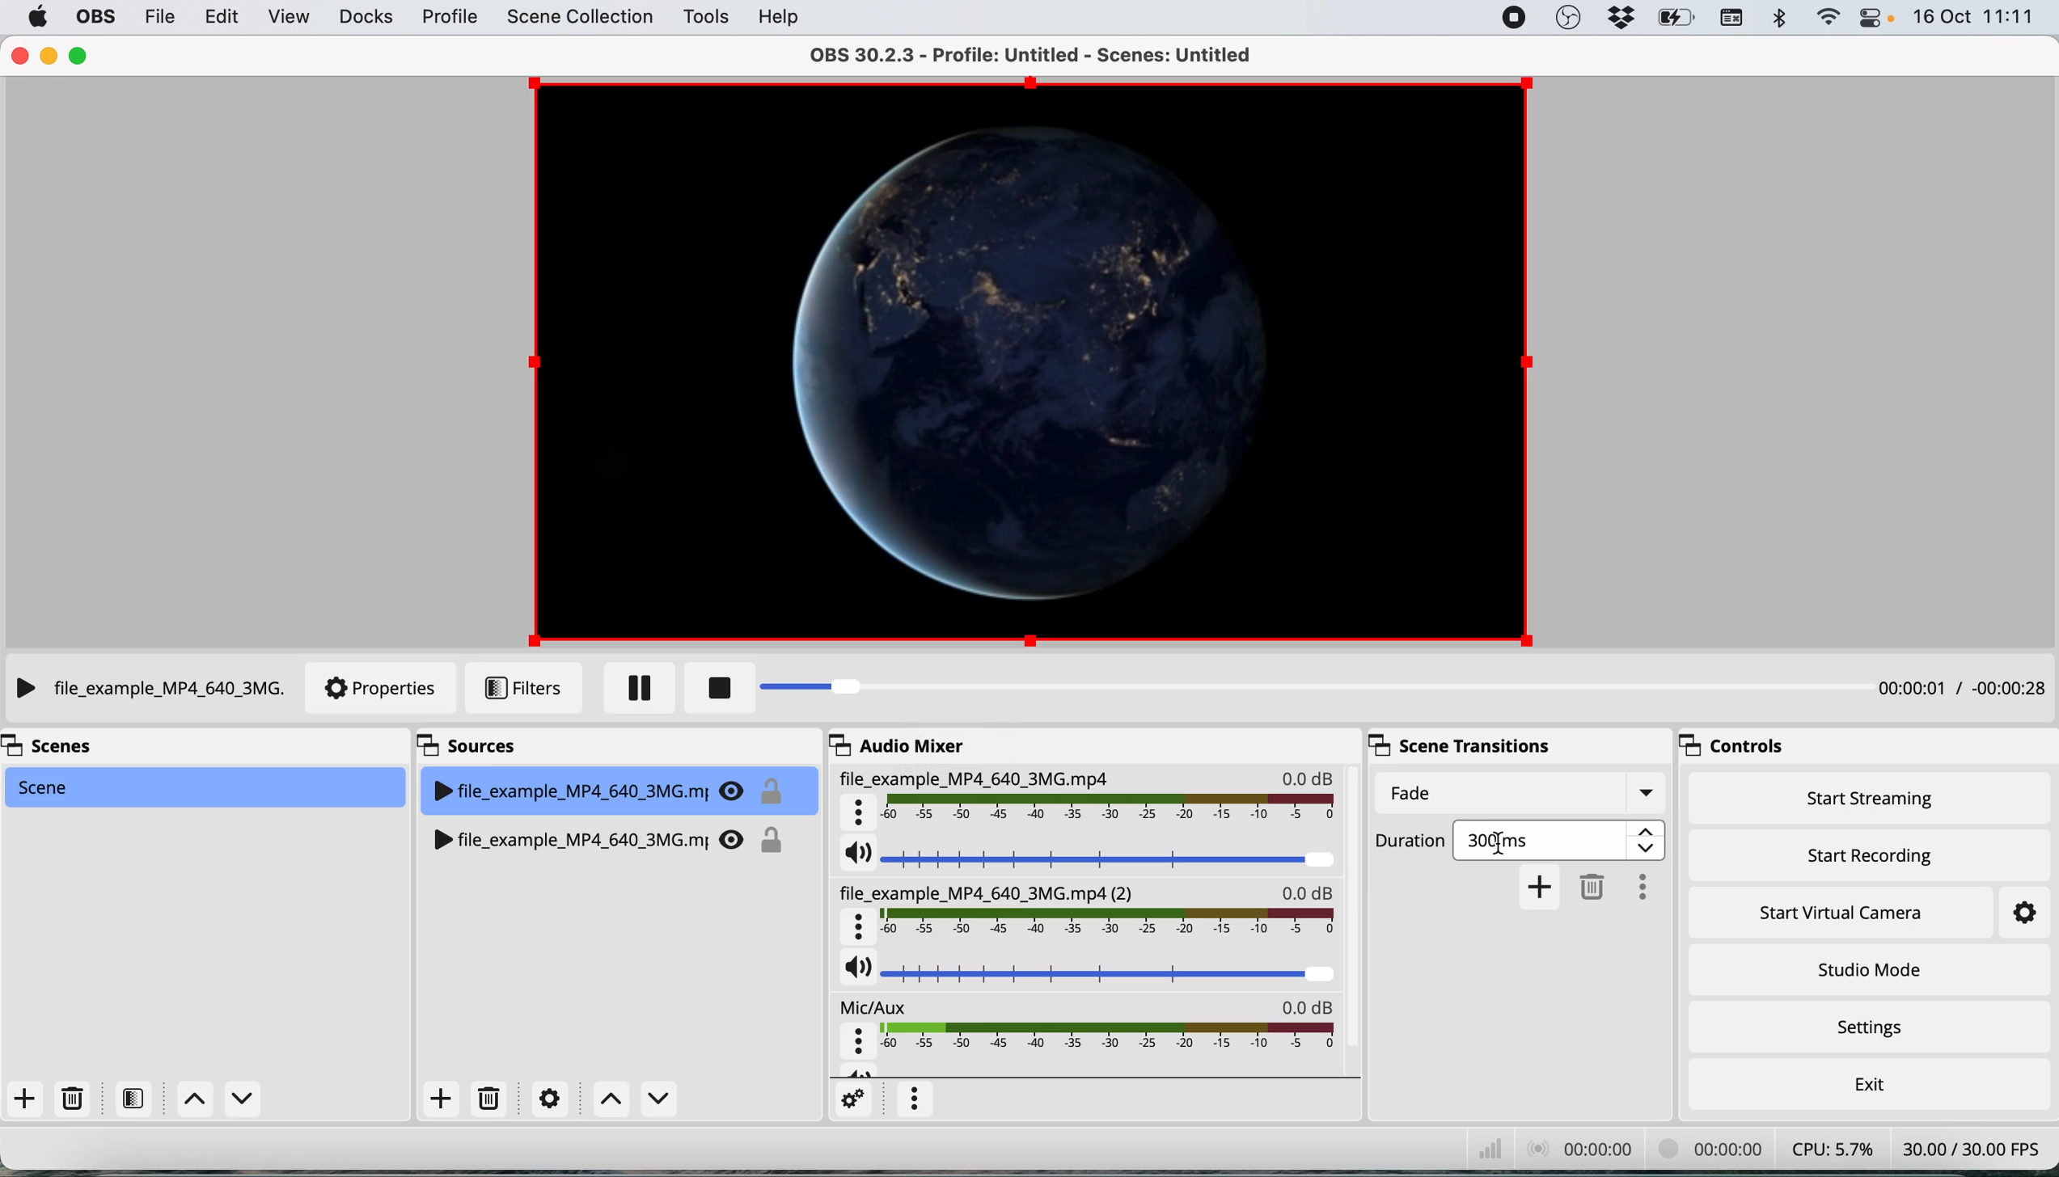 The height and width of the screenshot is (1177, 2059). I want to click on properties, so click(382, 689).